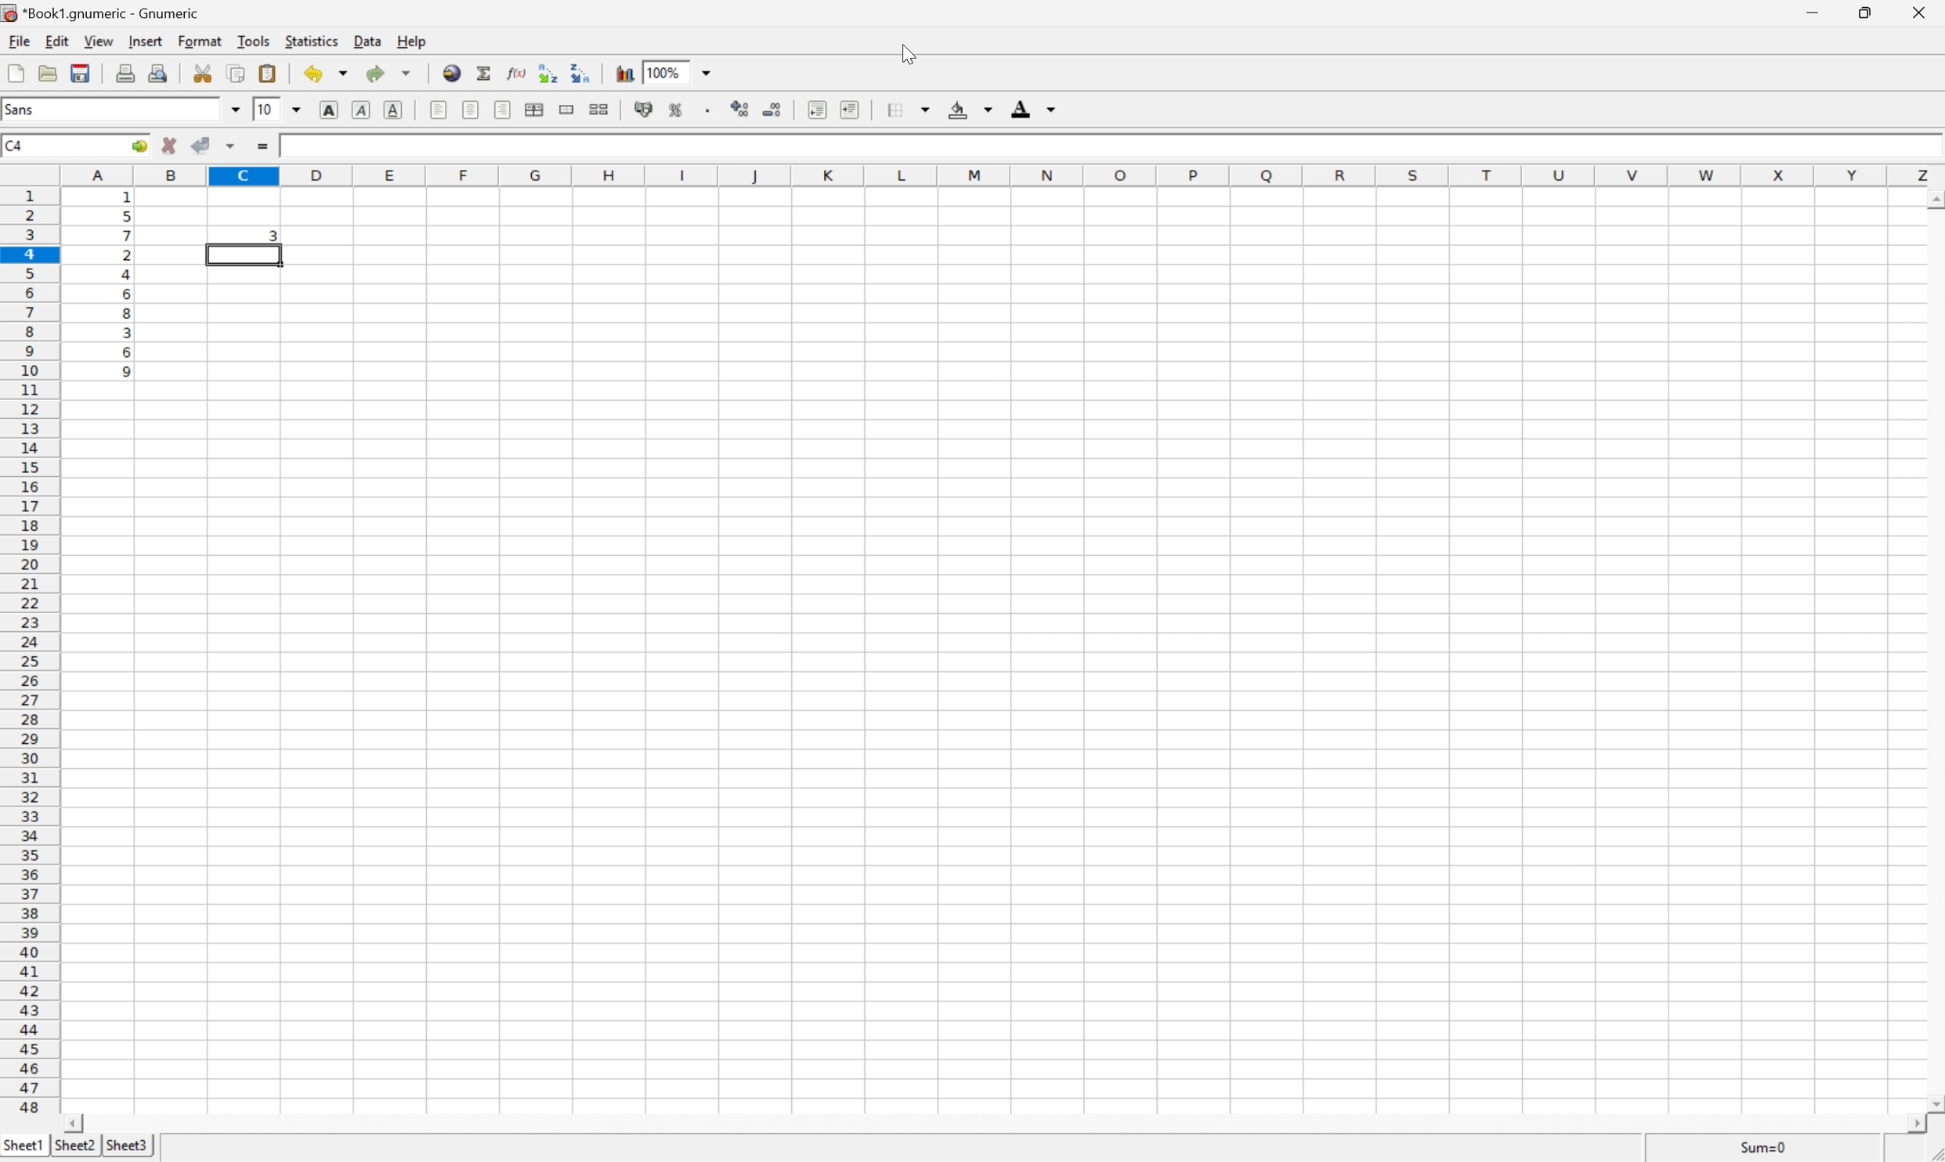 The height and width of the screenshot is (1162, 1945). What do you see at coordinates (313, 41) in the screenshot?
I see `statistics` at bounding box center [313, 41].